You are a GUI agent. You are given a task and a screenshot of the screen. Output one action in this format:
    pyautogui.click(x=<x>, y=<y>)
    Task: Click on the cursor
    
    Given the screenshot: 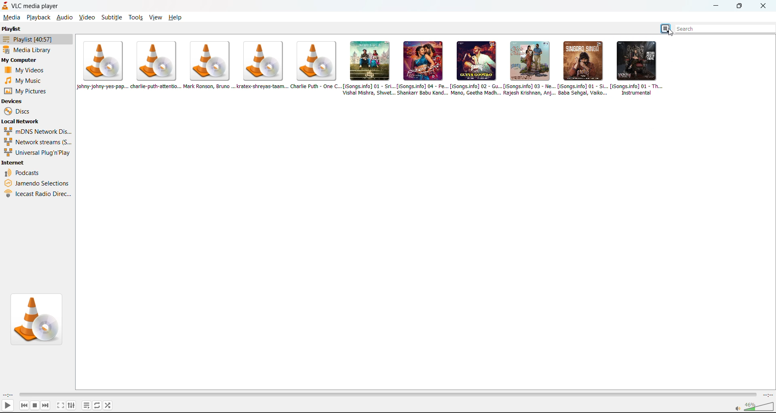 What is the action you would take?
    pyautogui.click(x=673, y=33)
    